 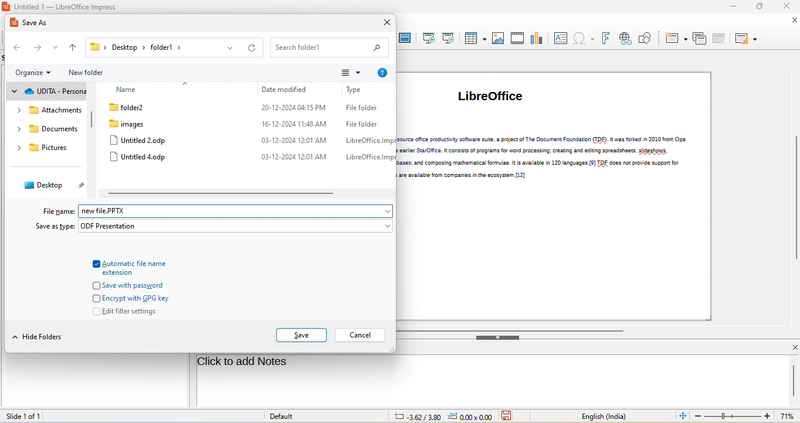 What do you see at coordinates (603, 415) in the screenshot?
I see `text language` at bounding box center [603, 415].